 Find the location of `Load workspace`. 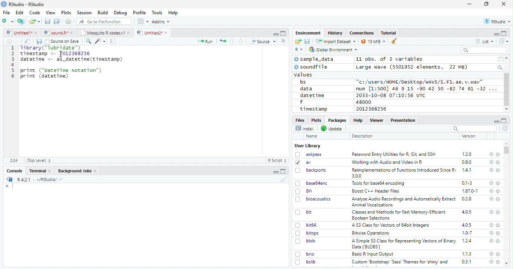

Load workspace is located at coordinates (298, 42).